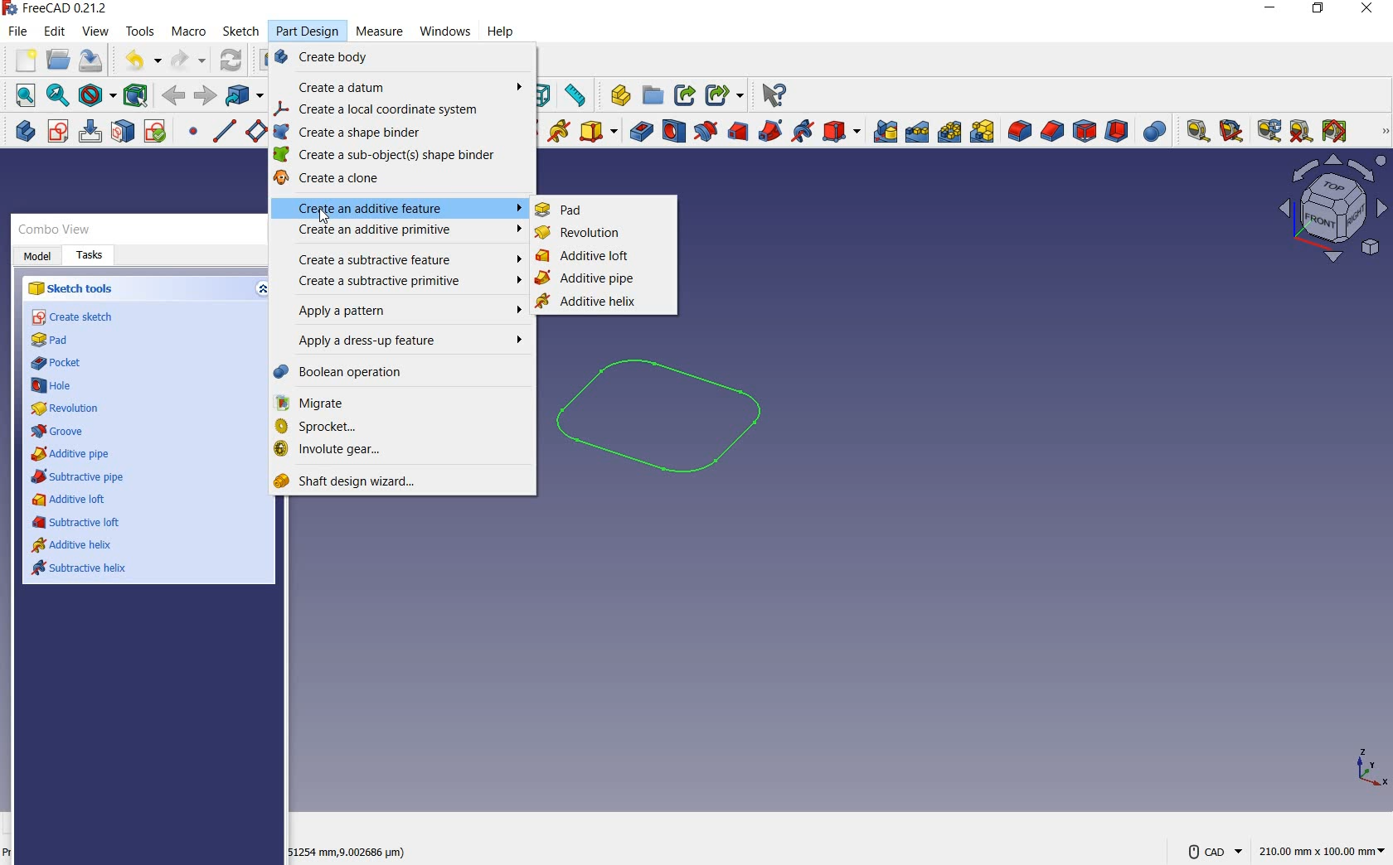 This screenshot has height=865, width=1393. I want to click on Part Design, so click(311, 31).